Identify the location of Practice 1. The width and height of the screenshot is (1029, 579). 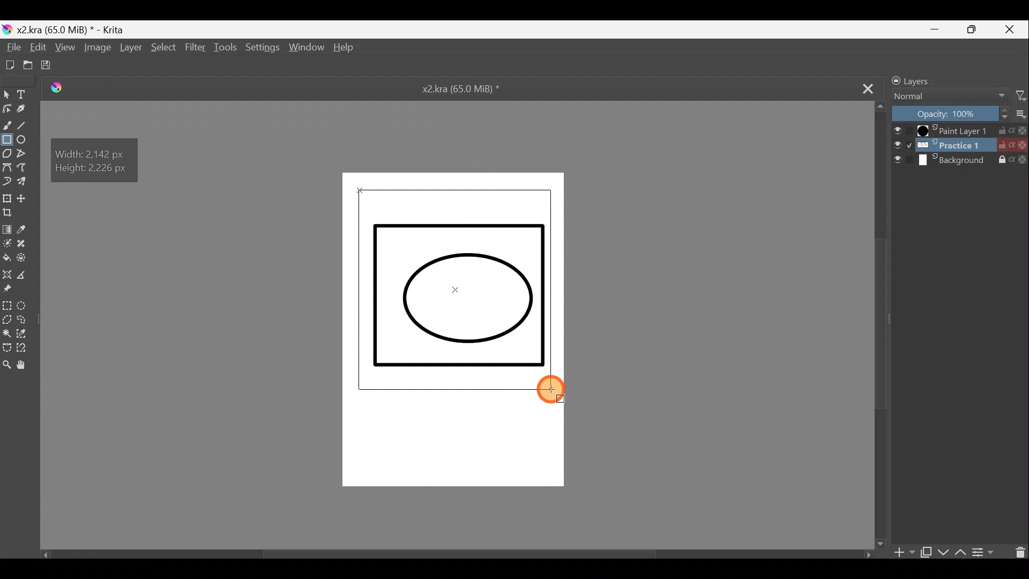
(960, 146).